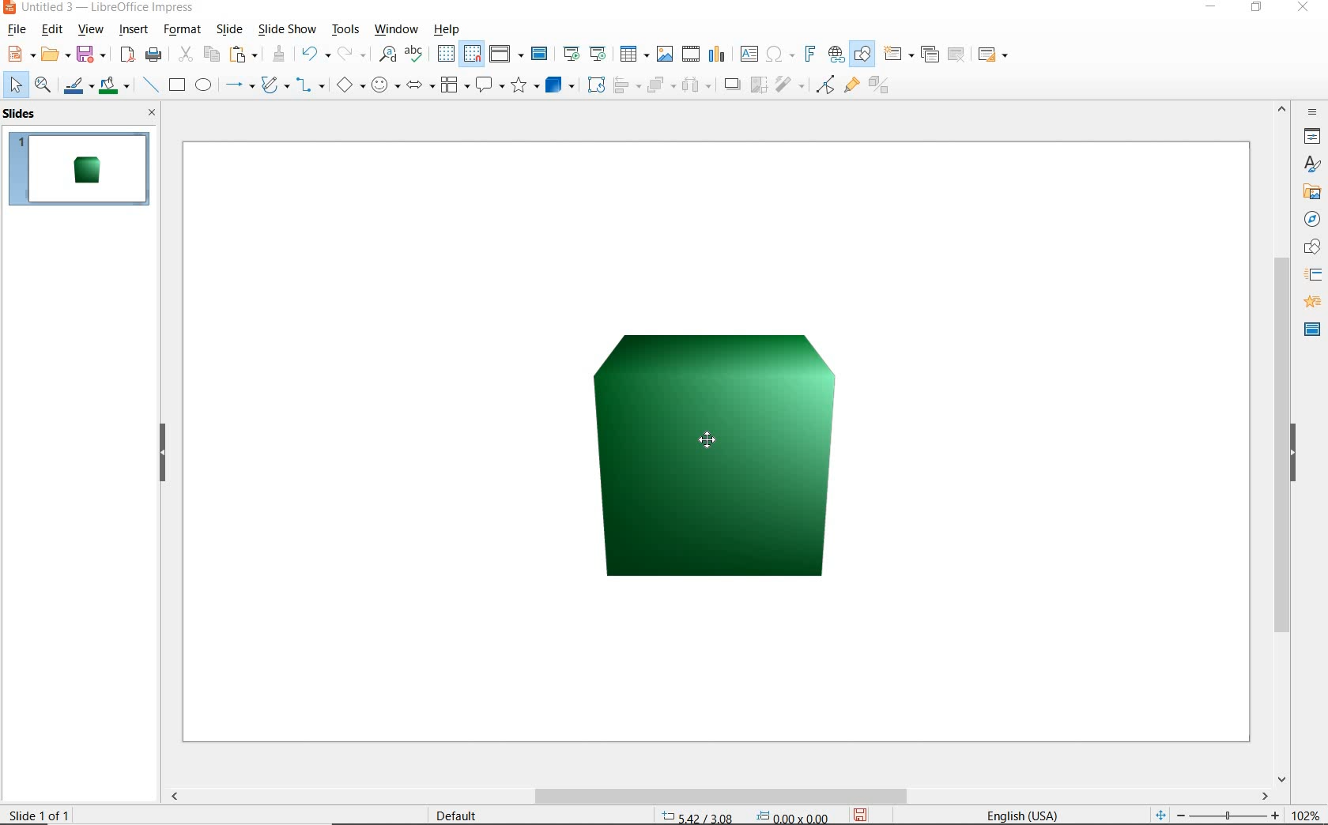  Describe the element at coordinates (633, 52) in the screenshot. I see `table` at that location.